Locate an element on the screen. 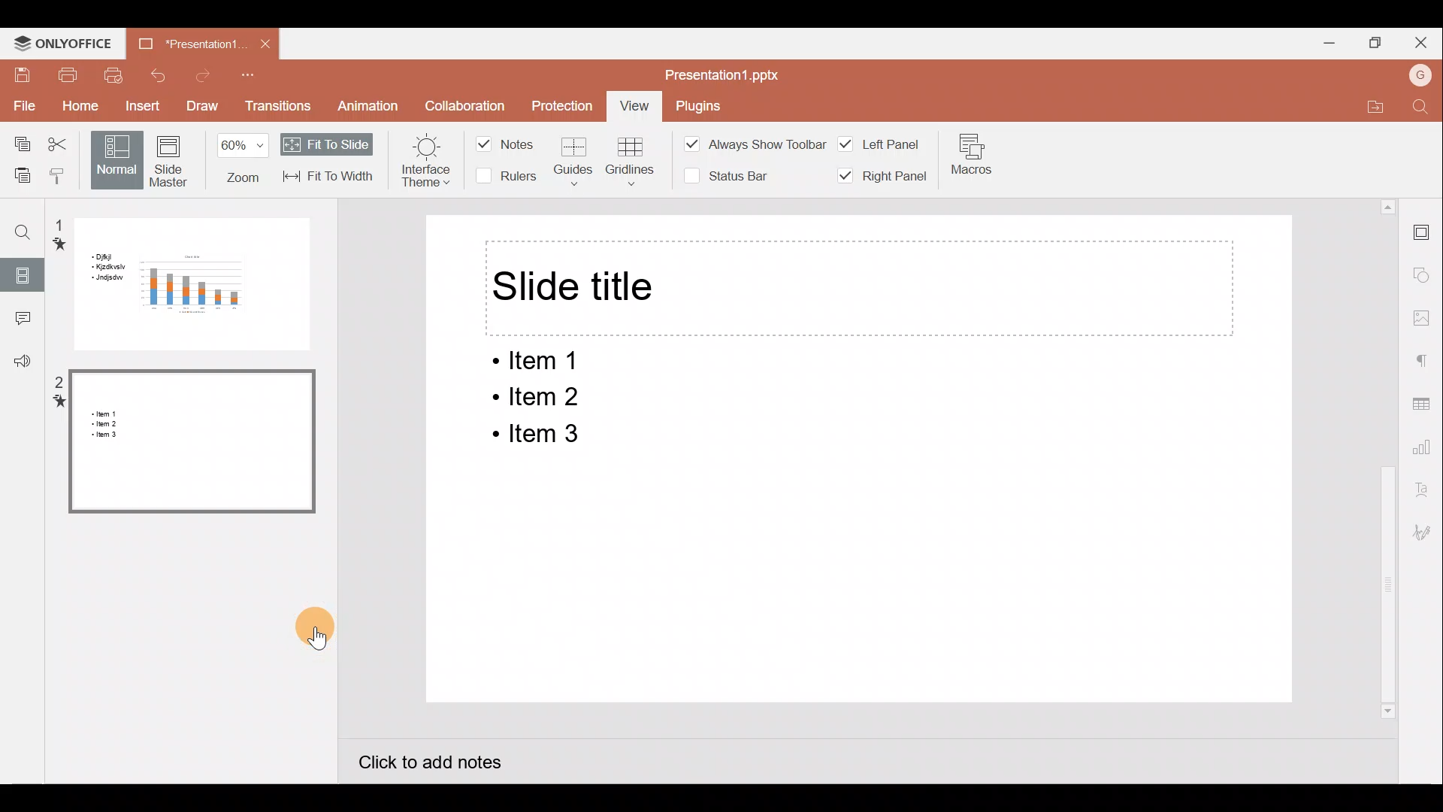 This screenshot has height=812, width=1443. Scroll bar is located at coordinates (1379, 491).